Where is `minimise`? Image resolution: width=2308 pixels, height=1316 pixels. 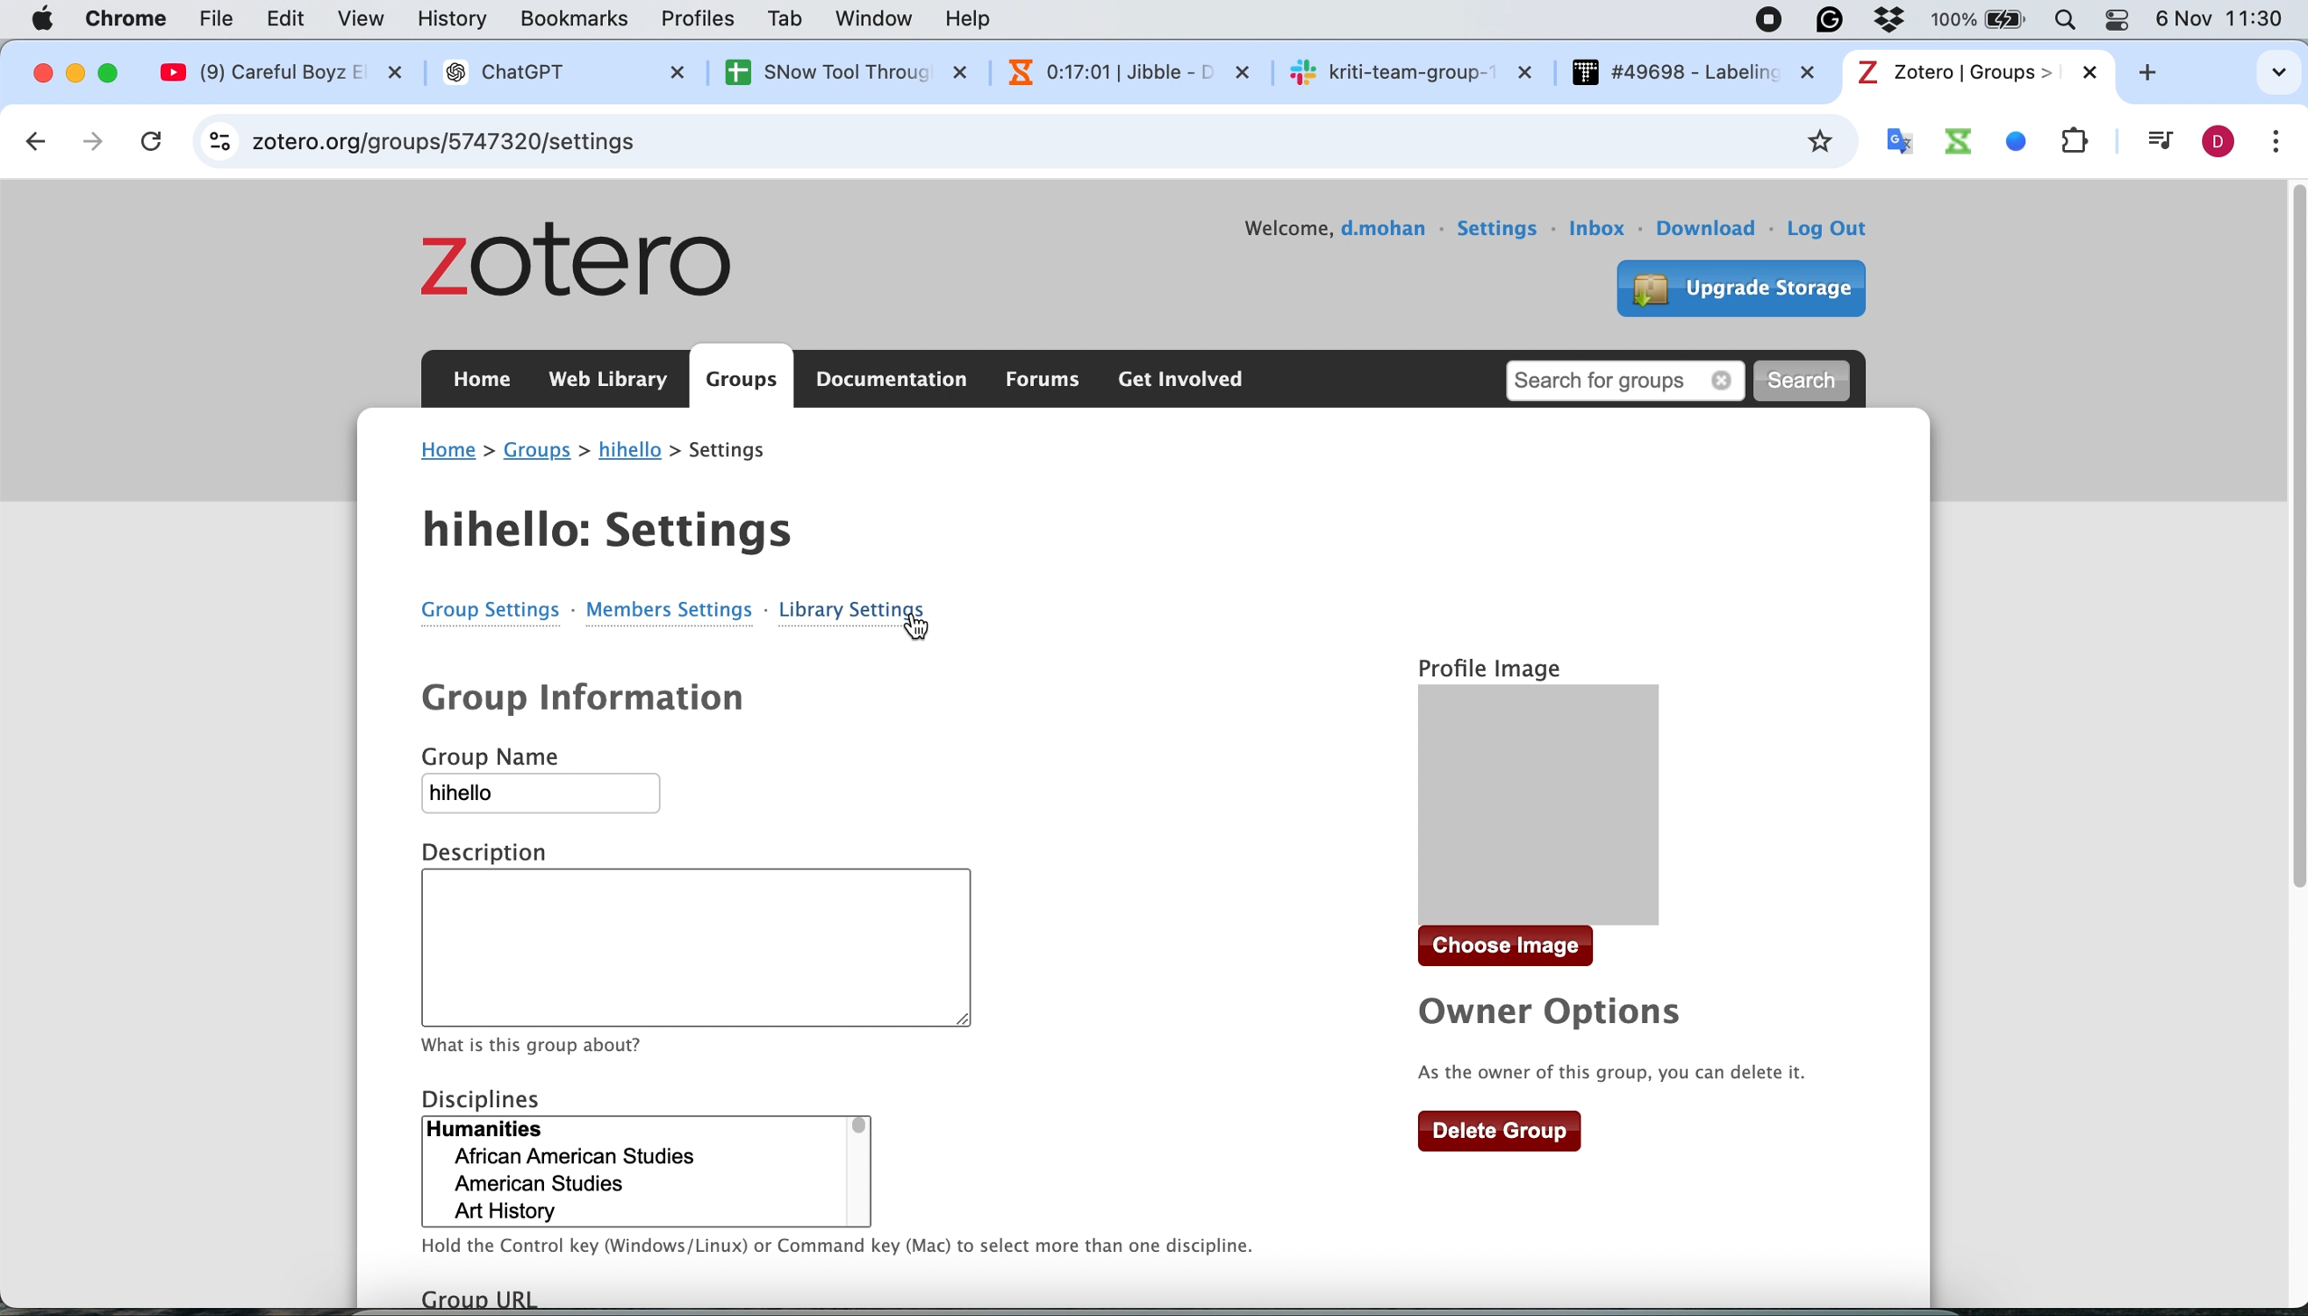
minimise is located at coordinates (77, 74).